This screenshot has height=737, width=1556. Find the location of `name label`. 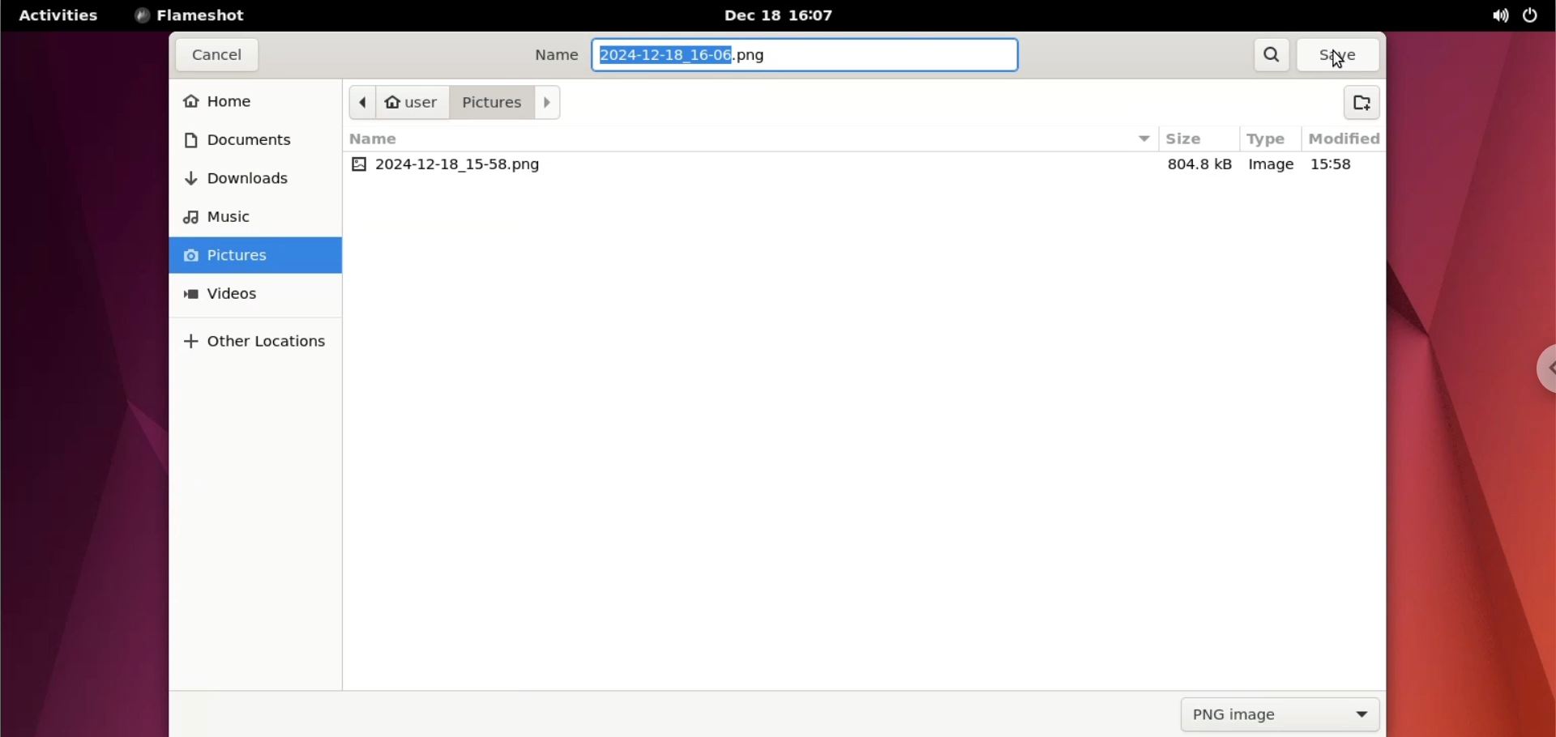

name label is located at coordinates (390, 138).